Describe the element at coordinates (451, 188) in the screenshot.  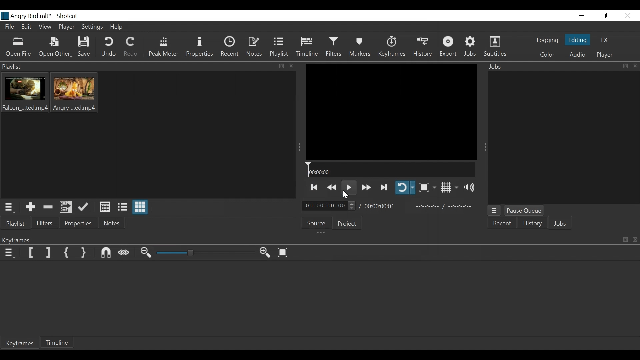
I see `Toggle display grid on player` at that location.